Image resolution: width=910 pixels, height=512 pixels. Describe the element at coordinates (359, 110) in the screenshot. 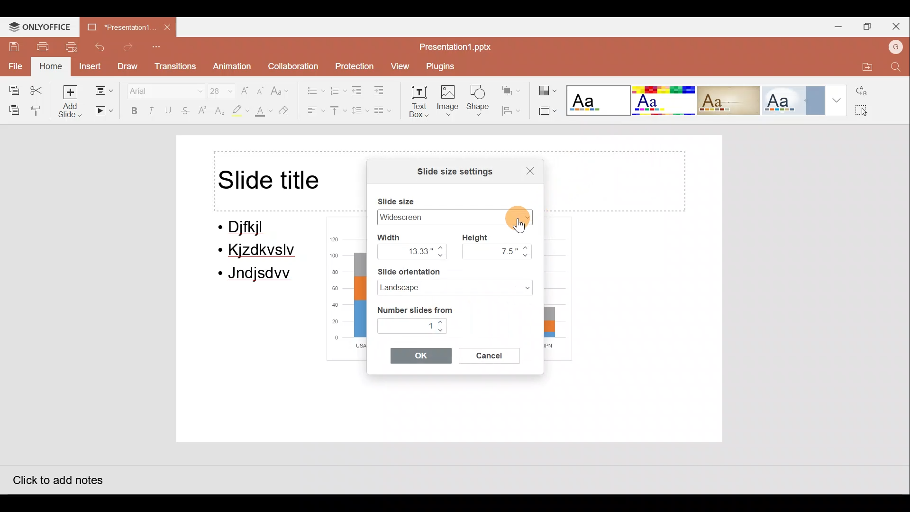

I see `Line spacing` at that location.